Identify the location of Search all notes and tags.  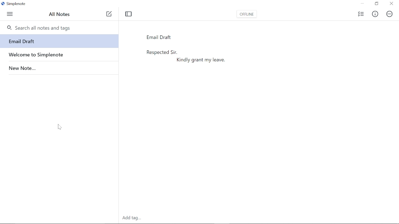
(59, 27).